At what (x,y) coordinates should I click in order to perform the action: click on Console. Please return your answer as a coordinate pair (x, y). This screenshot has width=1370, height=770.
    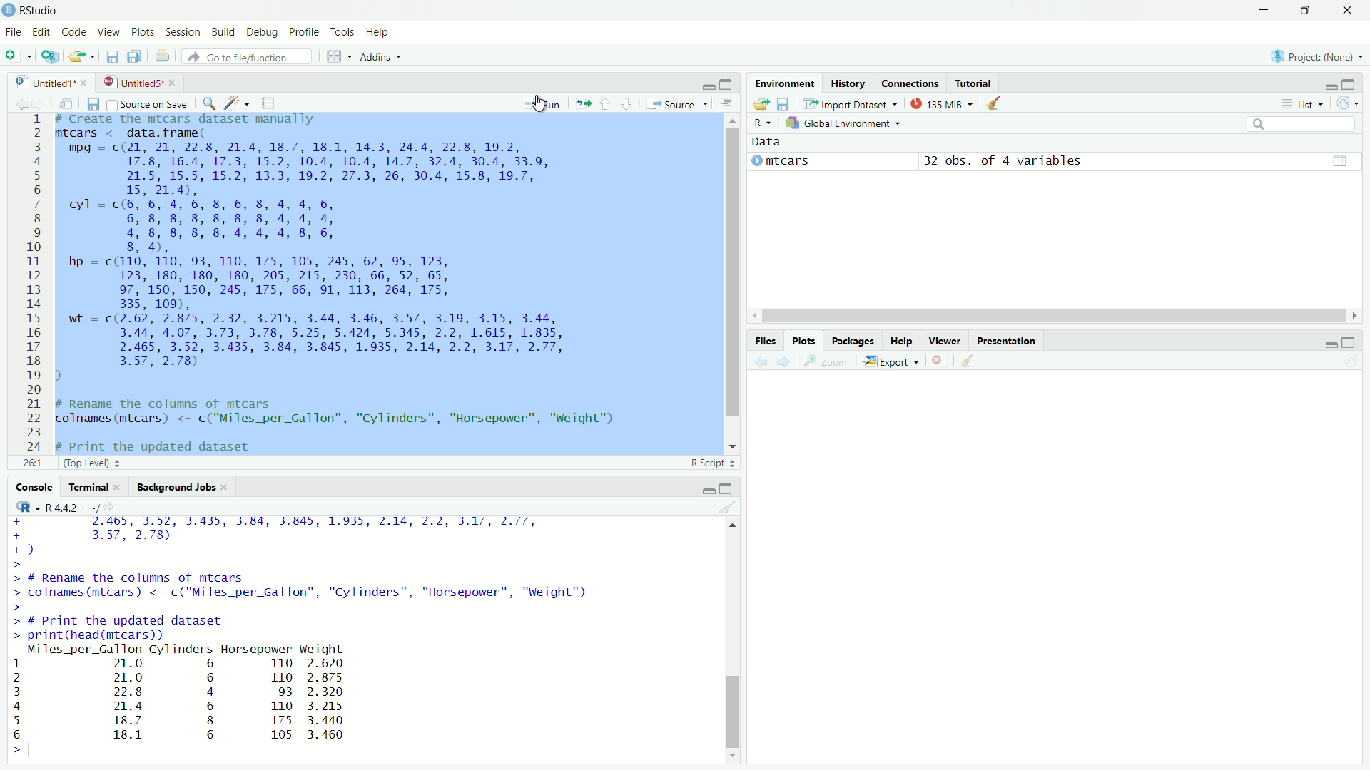
    Looking at the image, I should click on (32, 486).